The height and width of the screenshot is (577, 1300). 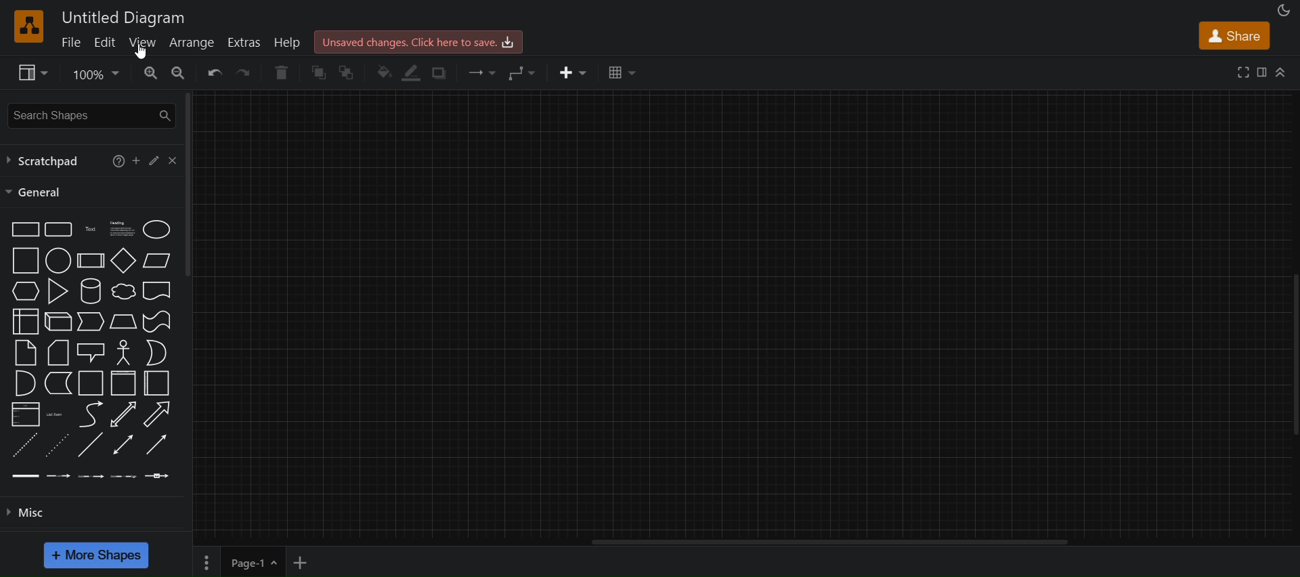 What do you see at coordinates (319, 71) in the screenshot?
I see `to front` at bounding box center [319, 71].